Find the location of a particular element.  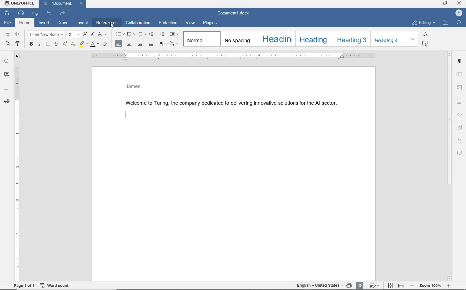

quick print is located at coordinates (34, 13).